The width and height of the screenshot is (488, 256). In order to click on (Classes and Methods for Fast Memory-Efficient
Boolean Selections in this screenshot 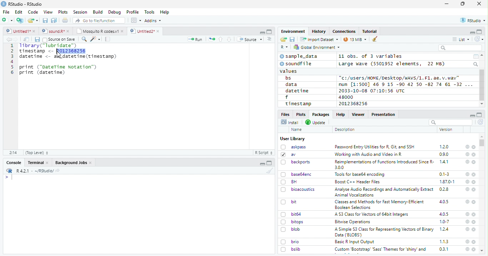, I will do `click(380, 204)`.